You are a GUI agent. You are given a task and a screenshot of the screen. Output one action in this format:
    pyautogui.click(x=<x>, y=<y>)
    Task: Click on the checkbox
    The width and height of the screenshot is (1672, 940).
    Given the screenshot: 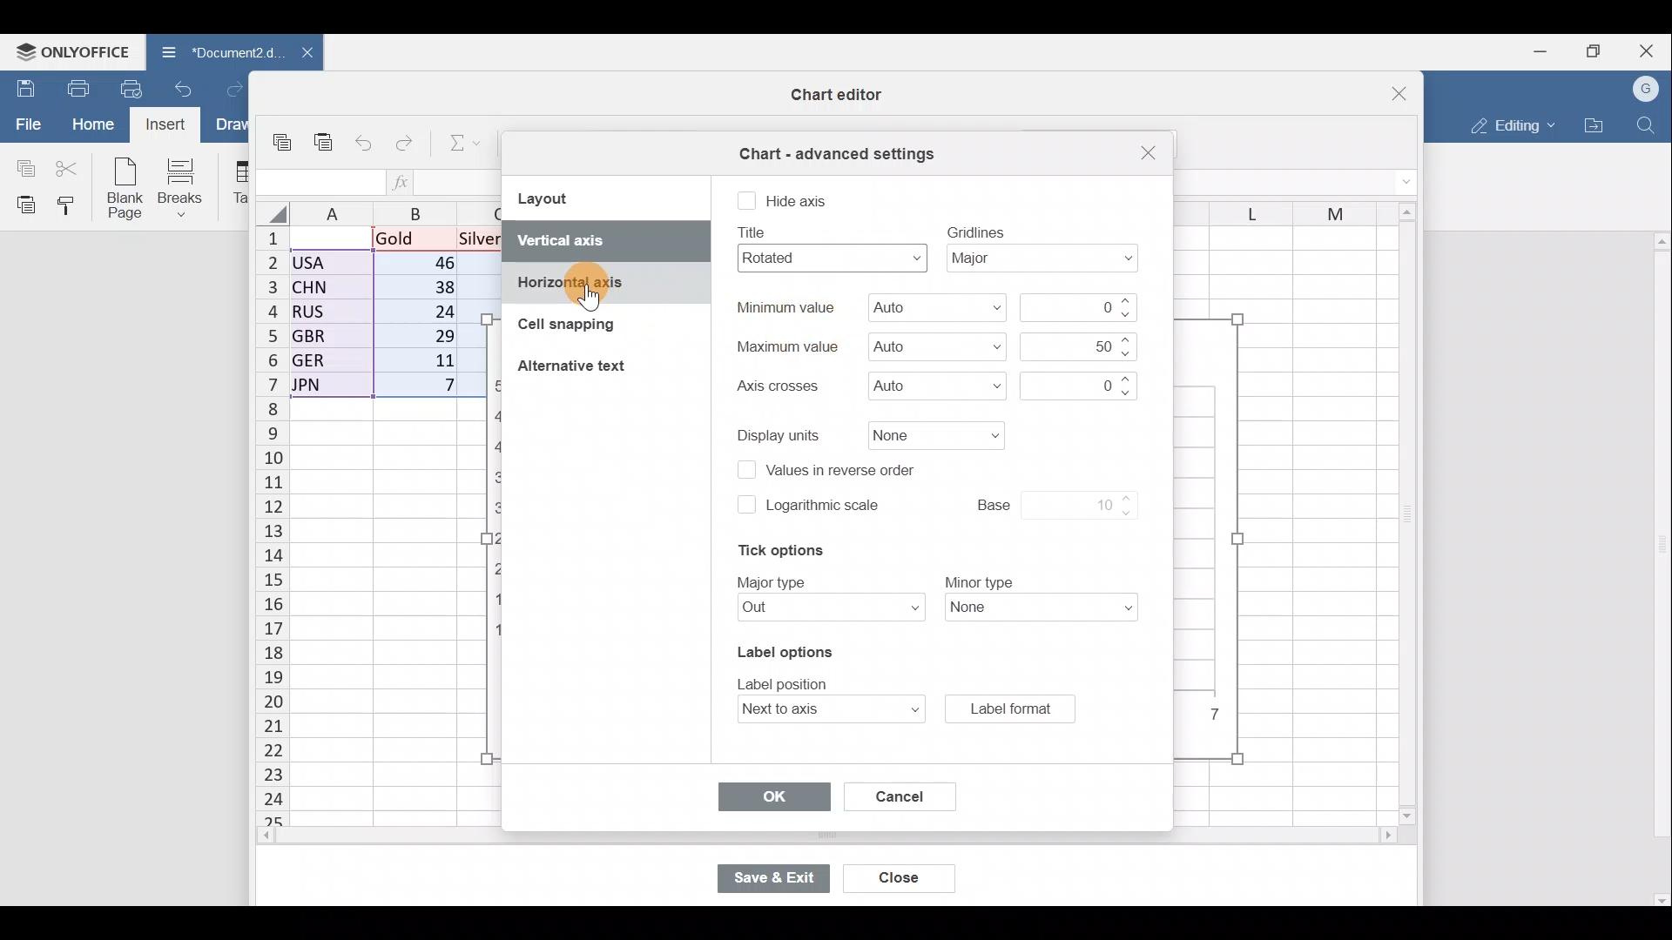 What is the action you would take?
    pyautogui.click(x=745, y=504)
    